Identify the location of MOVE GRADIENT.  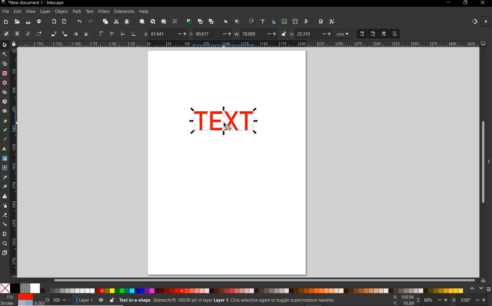
(384, 34).